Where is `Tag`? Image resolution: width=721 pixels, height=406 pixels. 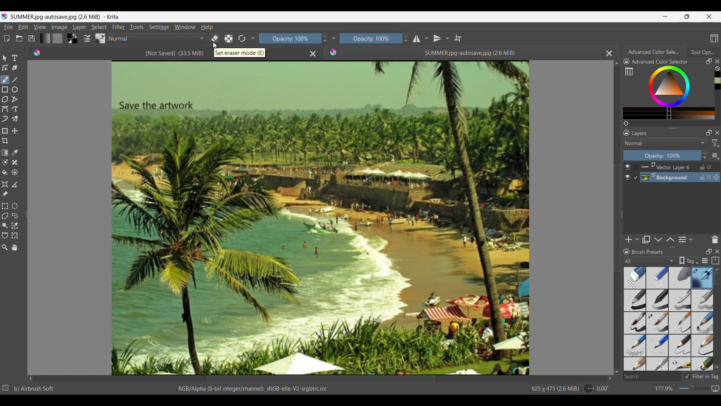 Tag is located at coordinates (688, 261).